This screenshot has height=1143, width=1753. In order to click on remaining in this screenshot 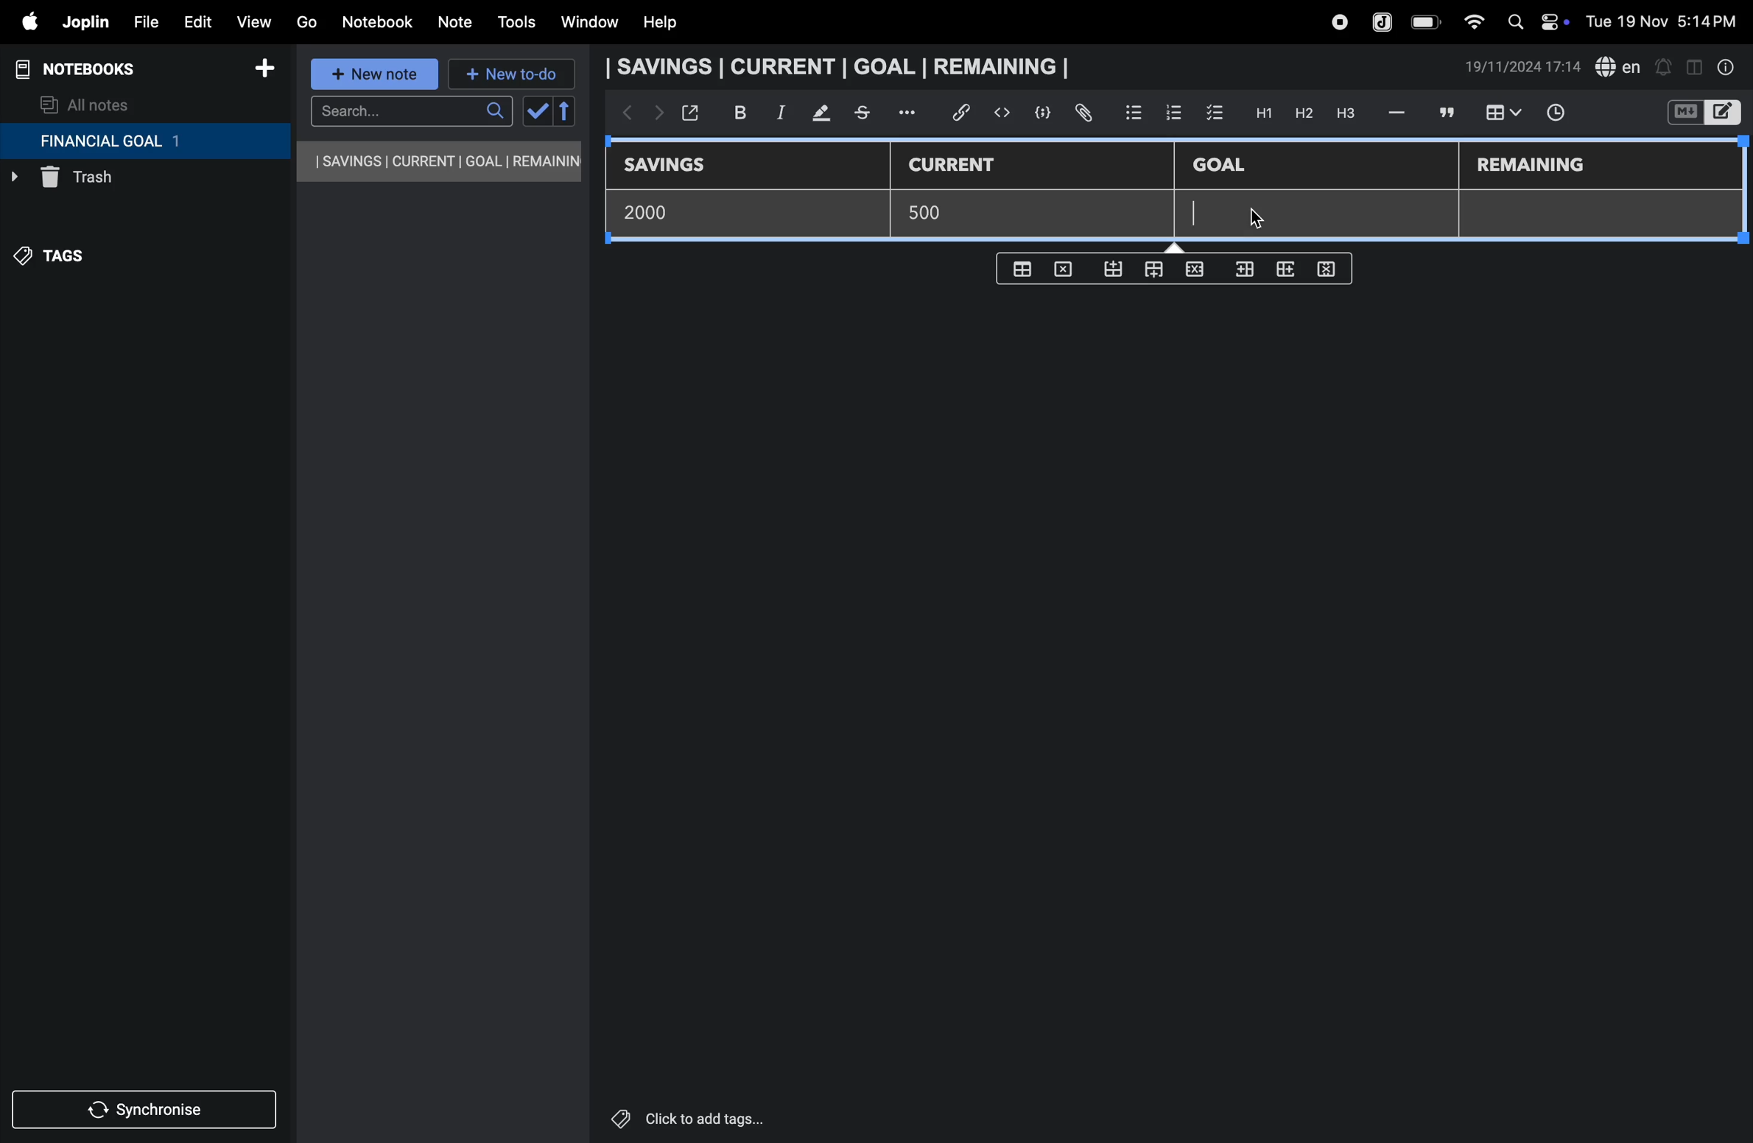, I will do `click(1534, 166)`.